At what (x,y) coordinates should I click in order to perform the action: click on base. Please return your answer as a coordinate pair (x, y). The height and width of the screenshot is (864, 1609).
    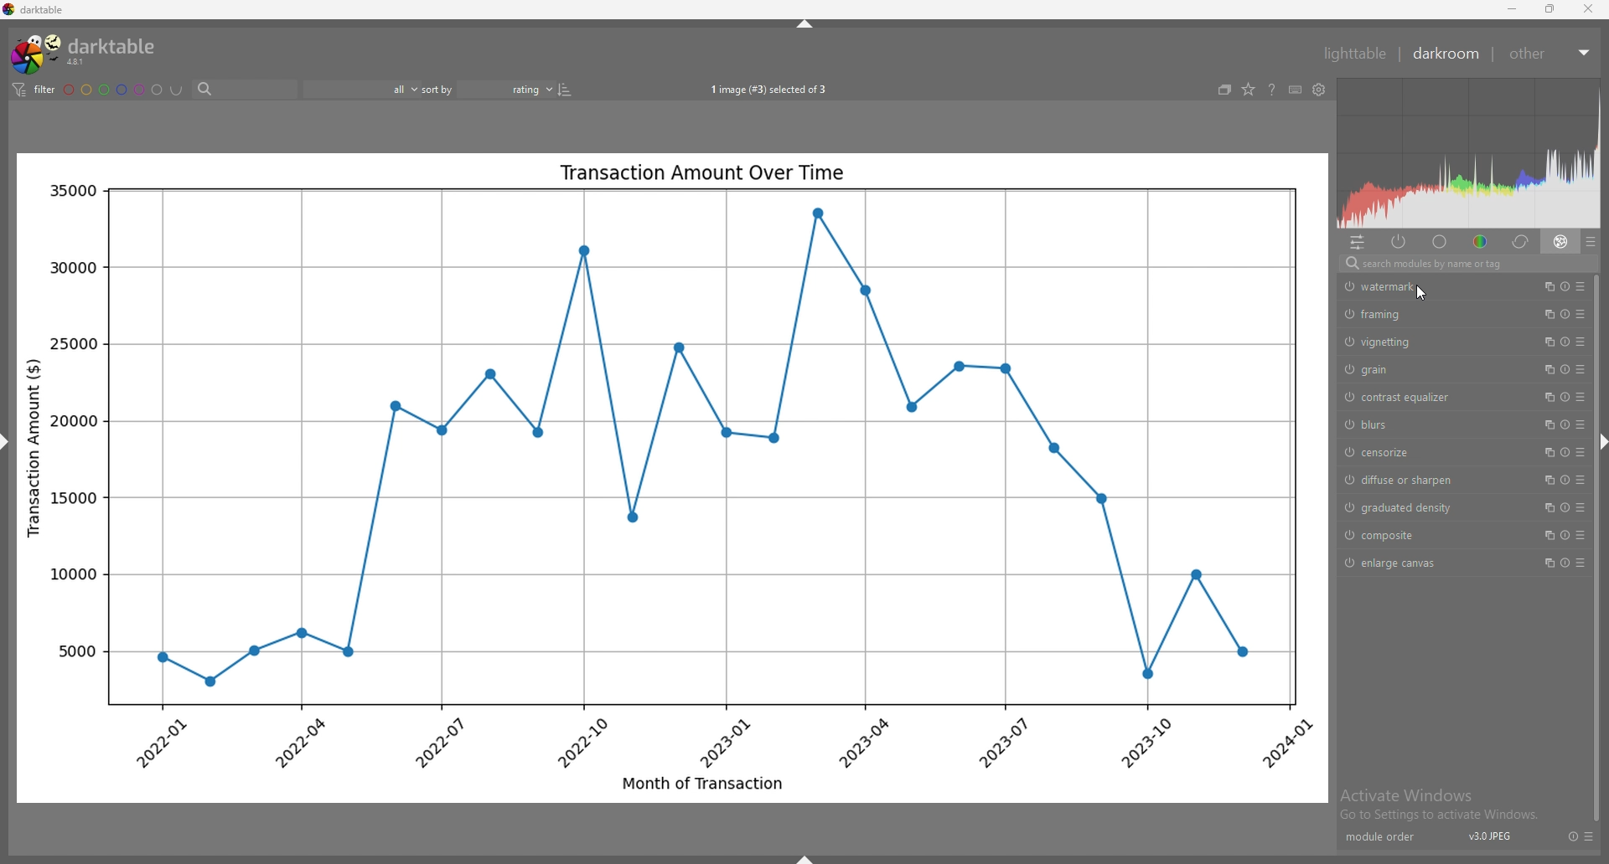
    Looking at the image, I should click on (1440, 241).